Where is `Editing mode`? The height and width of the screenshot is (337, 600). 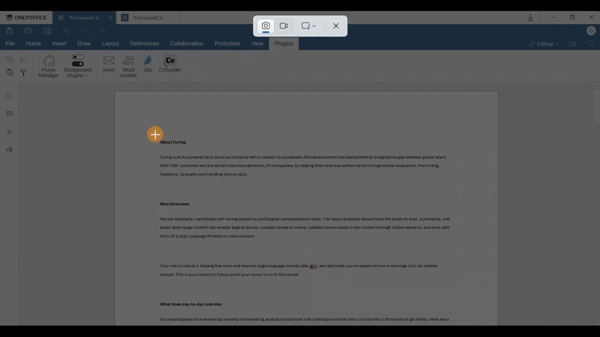 Editing mode is located at coordinates (540, 44).